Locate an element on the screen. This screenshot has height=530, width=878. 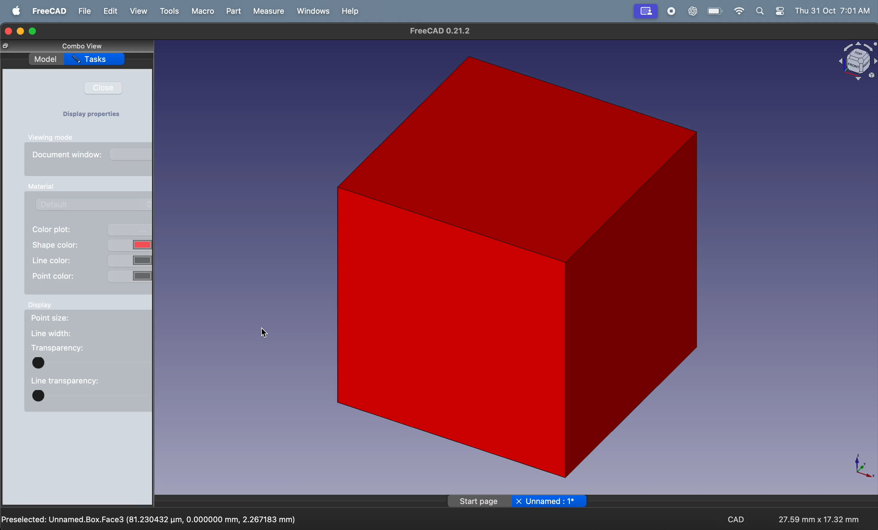
axis is located at coordinates (859, 466).